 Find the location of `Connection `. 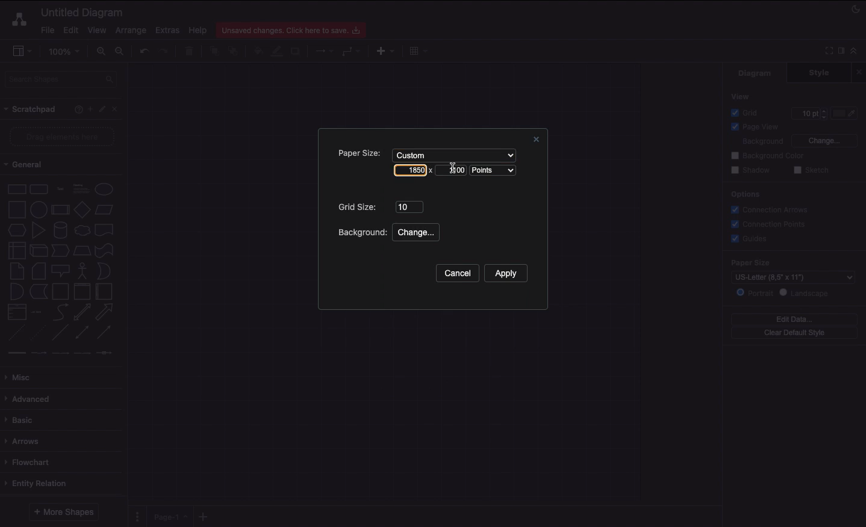

Connection  is located at coordinates (325, 51).